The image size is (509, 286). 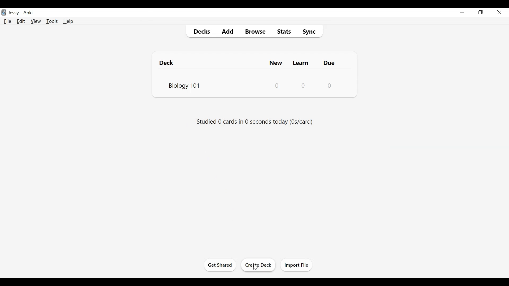 What do you see at coordinates (221, 265) in the screenshot?
I see `Get Started` at bounding box center [221, 265].